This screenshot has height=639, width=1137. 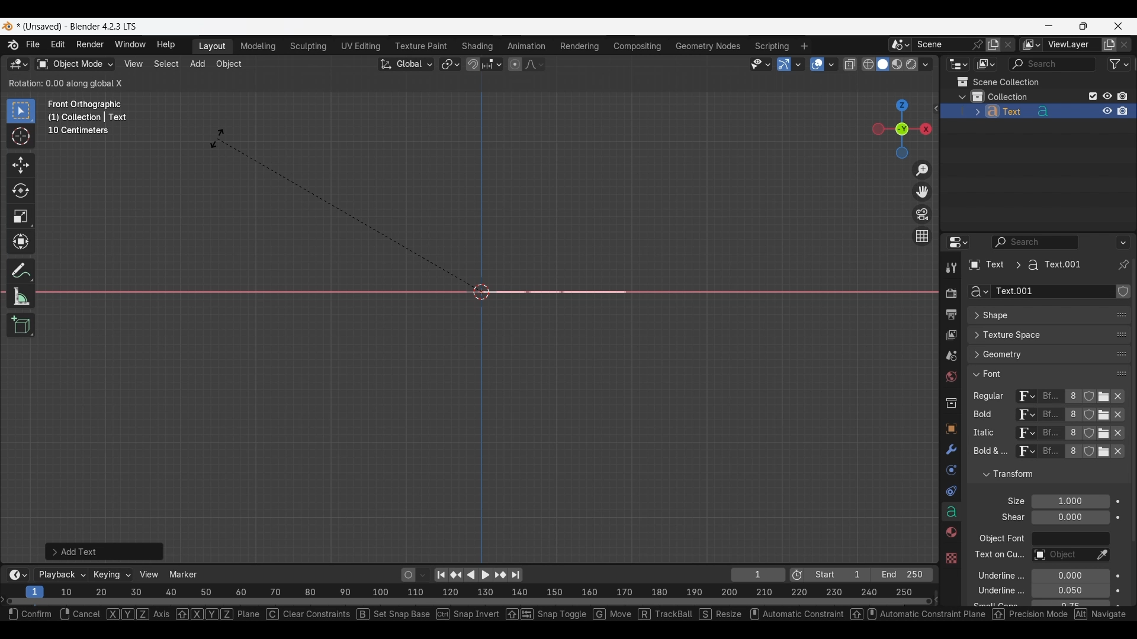 What do you see at coordinates (104, 551) in the screenshot?
I see `Add text` at bounding box center [104, 551].